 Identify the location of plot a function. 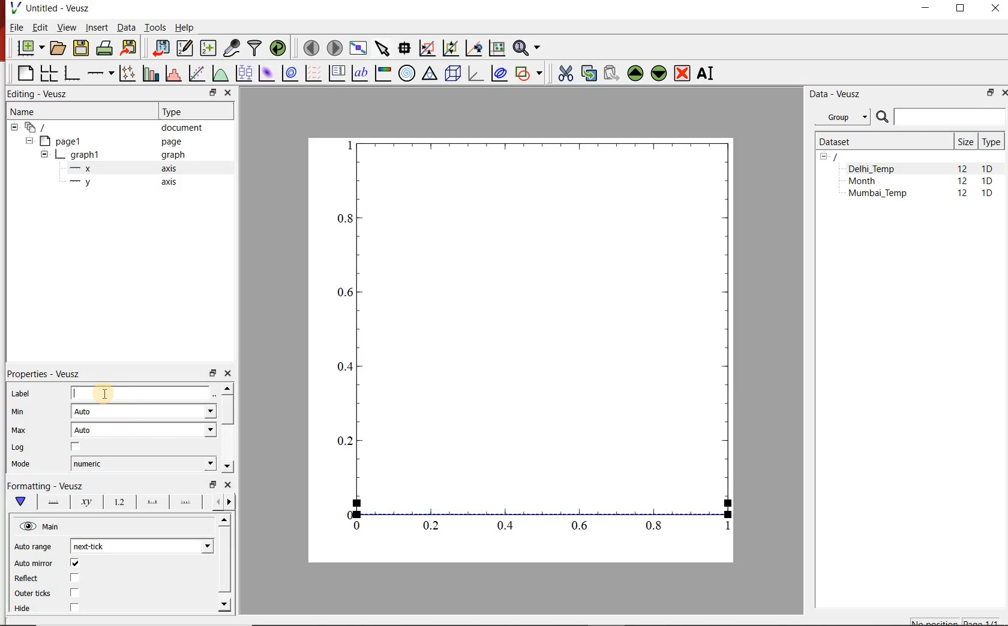
(220, 73).